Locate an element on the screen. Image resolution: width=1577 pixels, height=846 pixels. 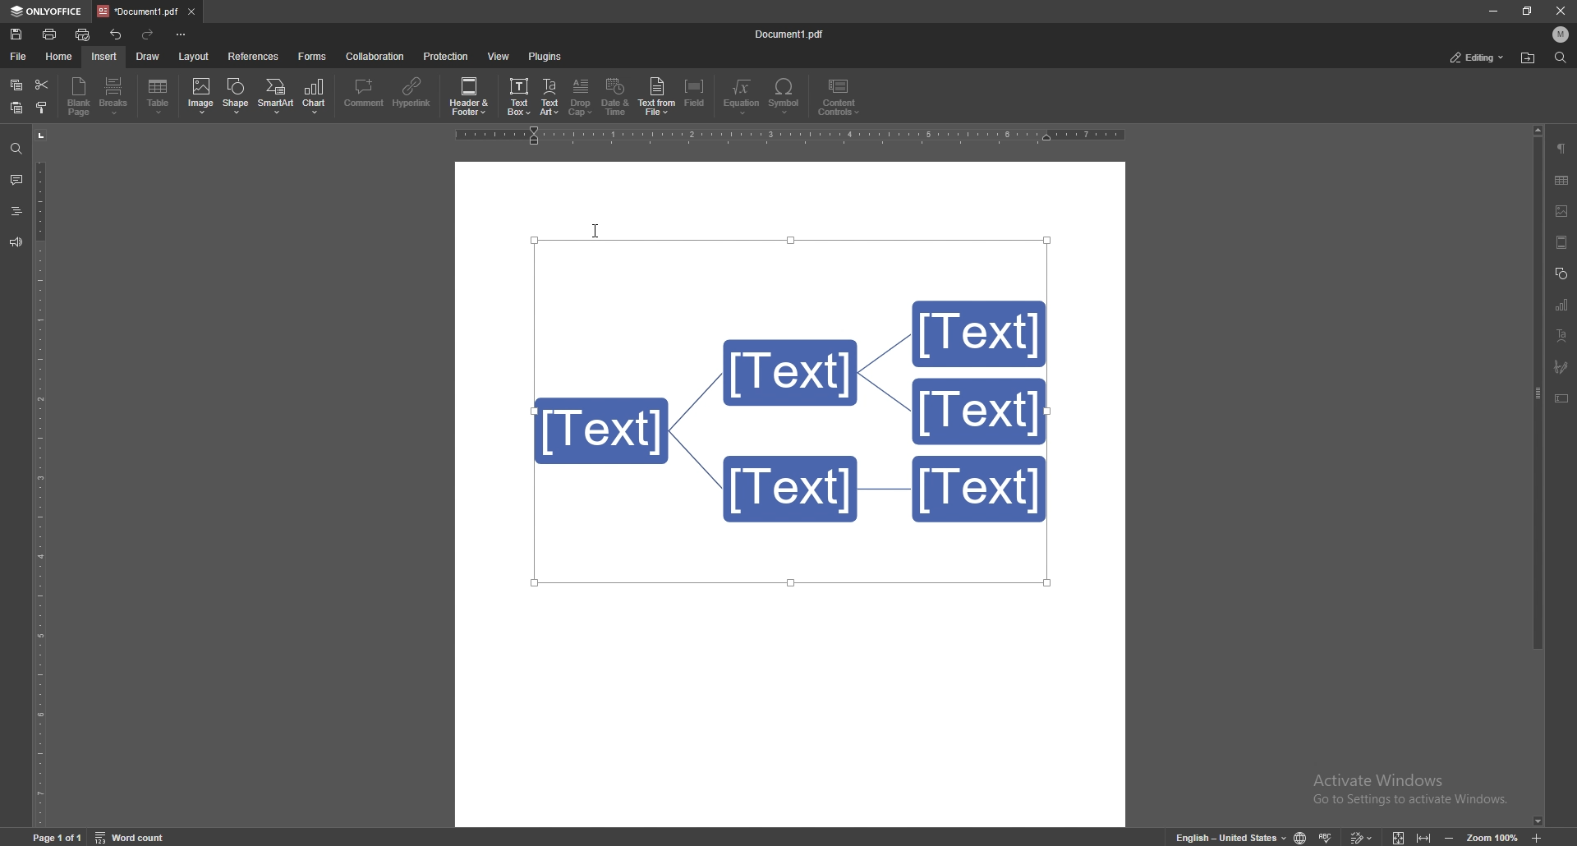
hierarchy smart art is located at coordinates (789, 409).